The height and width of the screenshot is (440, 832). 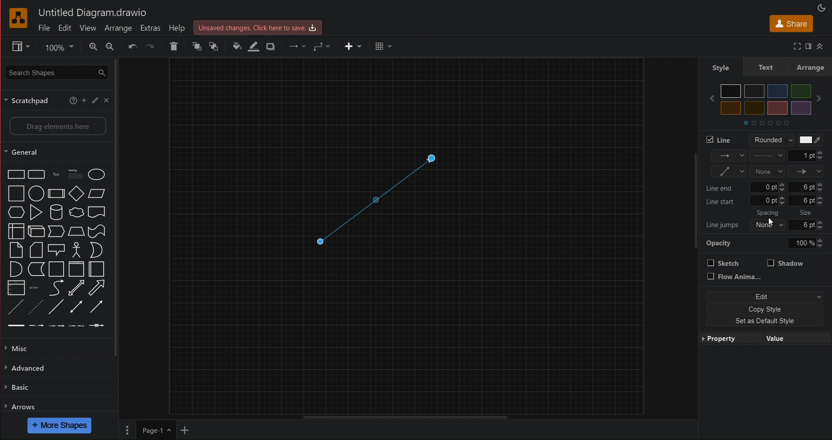 I want to click on Logo, so click(x=19, y=19).